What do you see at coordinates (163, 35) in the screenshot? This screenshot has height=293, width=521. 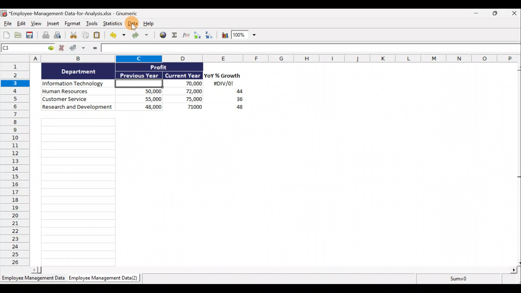 I see `Insert hyperlink` at bounding box center [163, 35].